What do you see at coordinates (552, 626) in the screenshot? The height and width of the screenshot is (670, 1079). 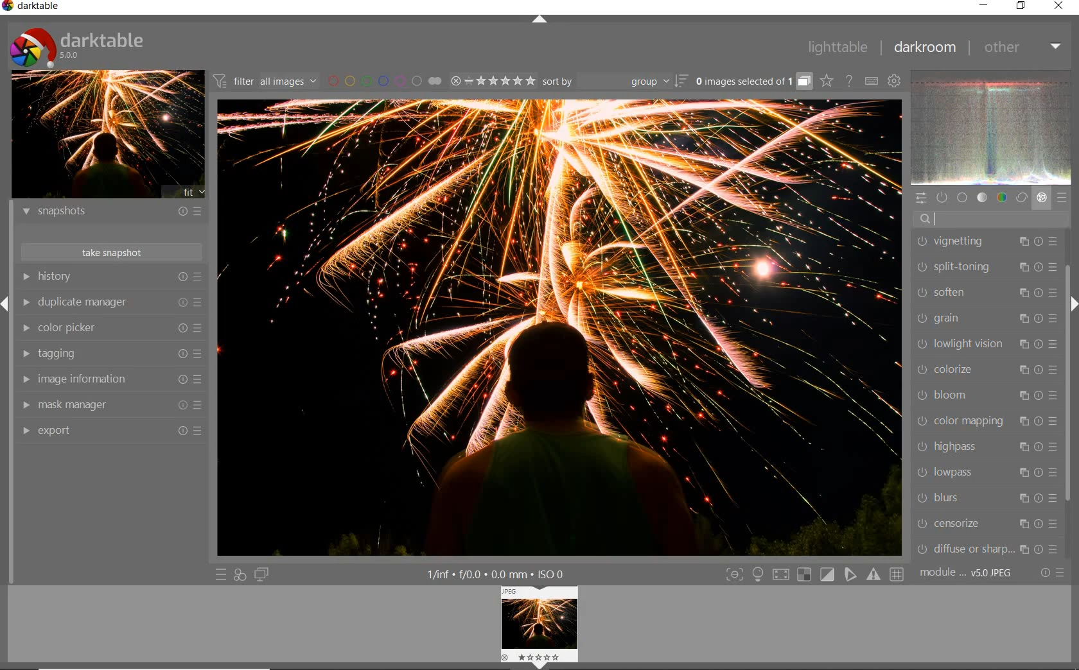 I see `Preview image` at bounding box center [552, 626].